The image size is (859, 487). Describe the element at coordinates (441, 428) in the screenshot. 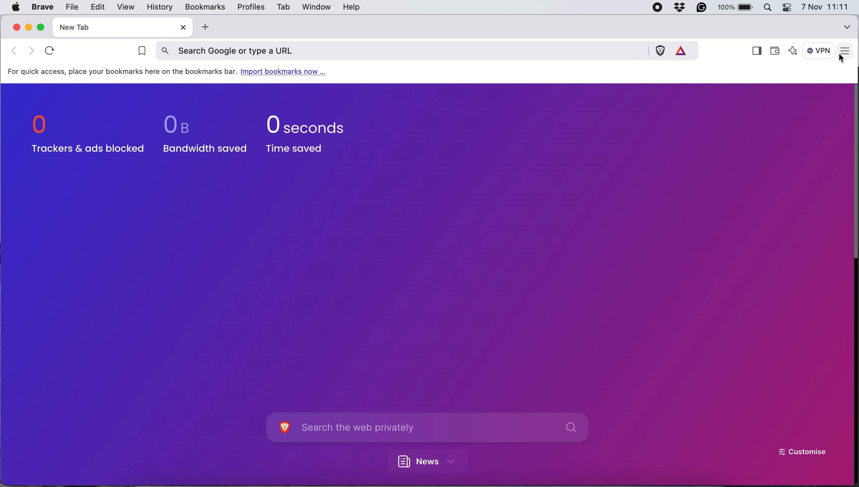

I see `search the web privately` at that location.